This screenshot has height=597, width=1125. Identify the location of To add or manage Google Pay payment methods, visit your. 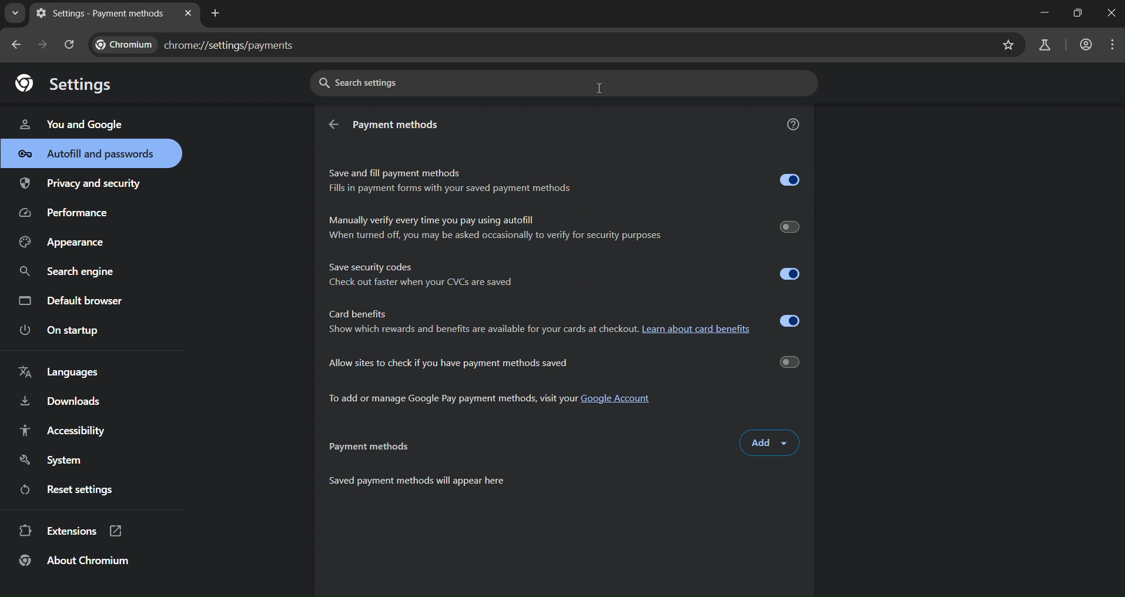
(444, 400).